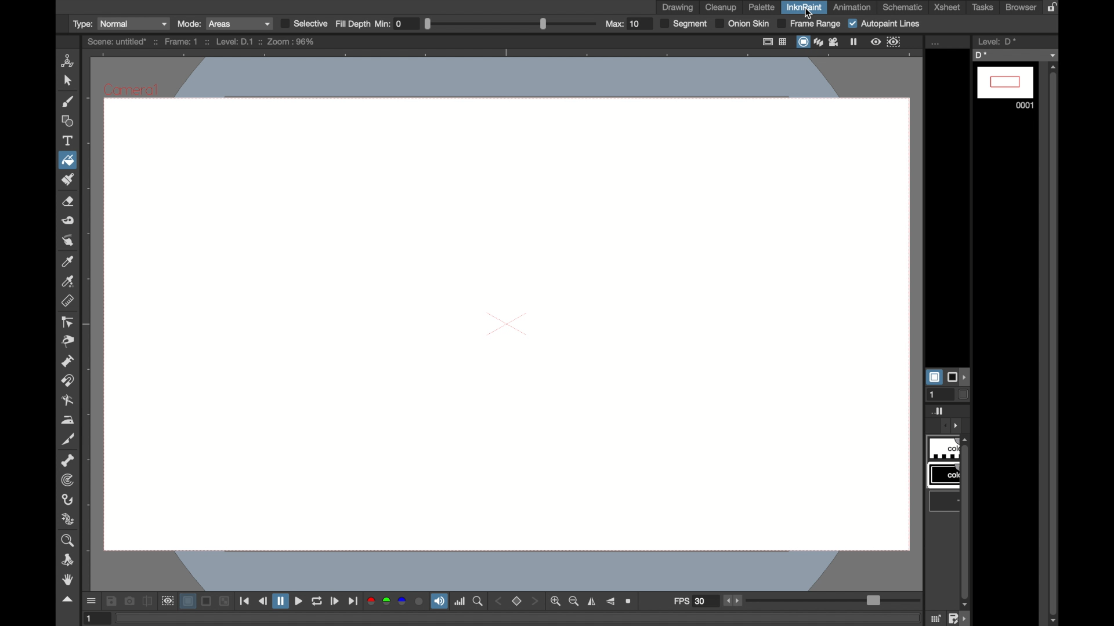  What do you see at coordinates (317, 602) in the screenshot?
I see `refresh` at bounding box center [317, 602].